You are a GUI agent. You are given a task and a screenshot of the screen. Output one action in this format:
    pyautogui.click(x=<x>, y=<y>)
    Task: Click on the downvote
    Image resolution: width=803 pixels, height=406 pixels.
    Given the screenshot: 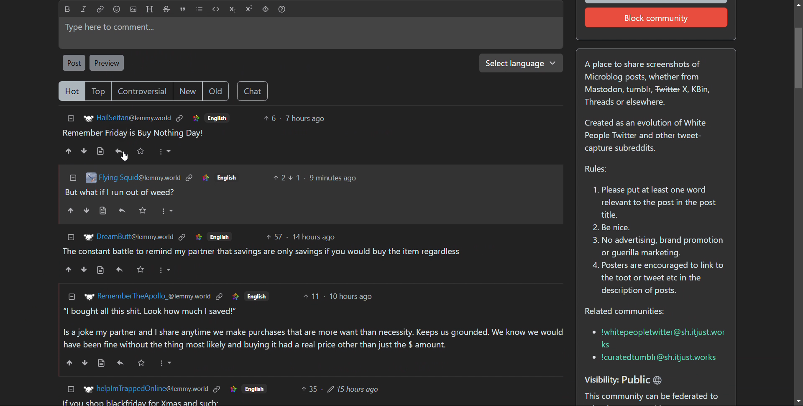 What is the action you would take?
    pyautogui.click(x=84, y=362)
    